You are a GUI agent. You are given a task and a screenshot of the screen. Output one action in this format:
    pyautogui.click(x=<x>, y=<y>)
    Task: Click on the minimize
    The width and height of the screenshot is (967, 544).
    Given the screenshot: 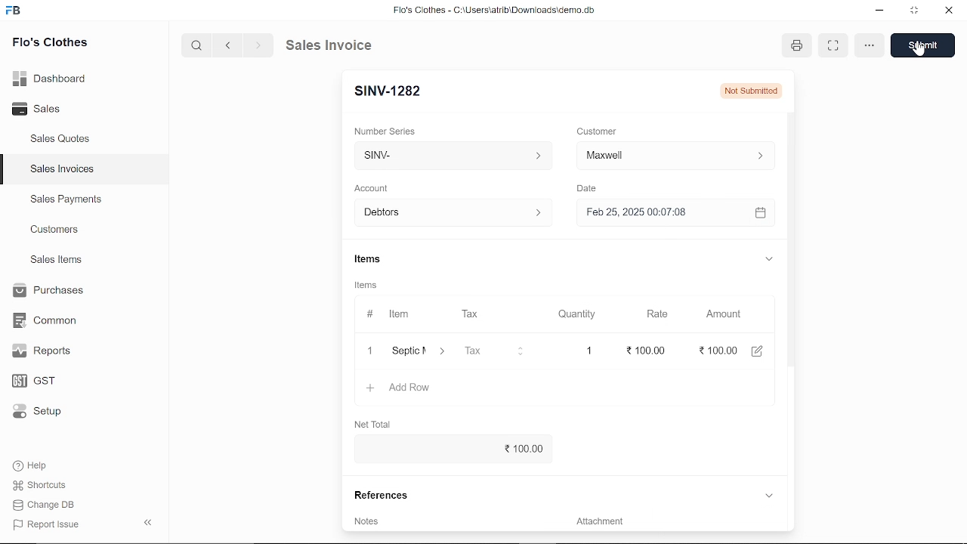 What is the action you would take?
    pyautogui.click(x=876, y=11)
    